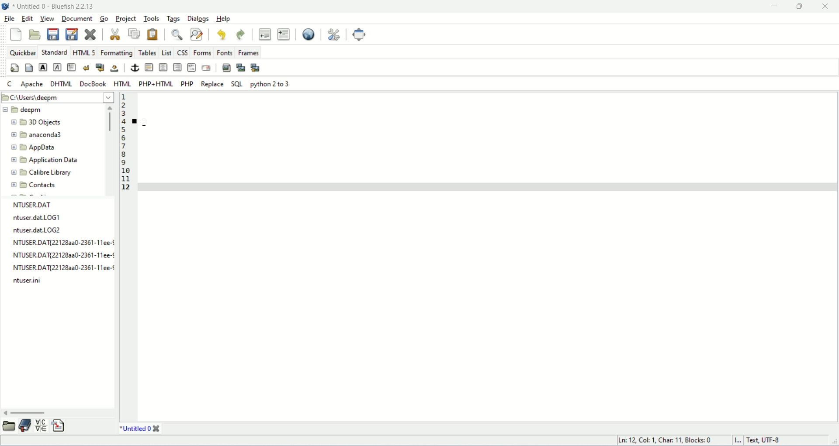  What do you see at coordinates (85, 52) in the screenshot?
I see `HTML 5` at bounding box center [85, 52].